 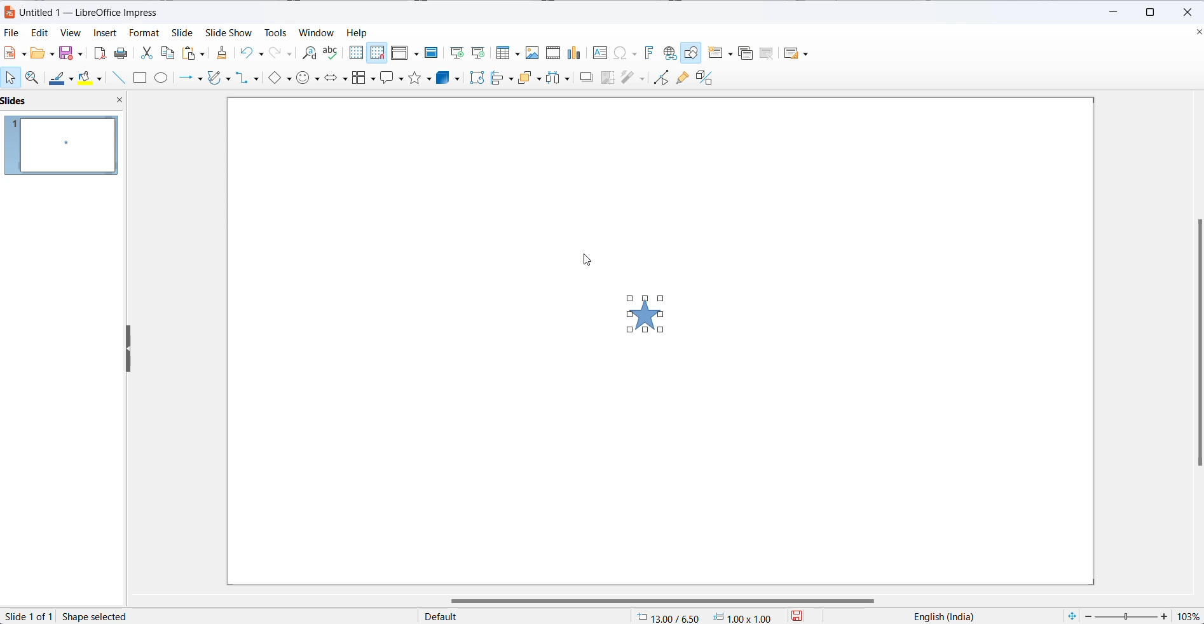 I want to click on zoom slider, so click(x=1128, y=616).